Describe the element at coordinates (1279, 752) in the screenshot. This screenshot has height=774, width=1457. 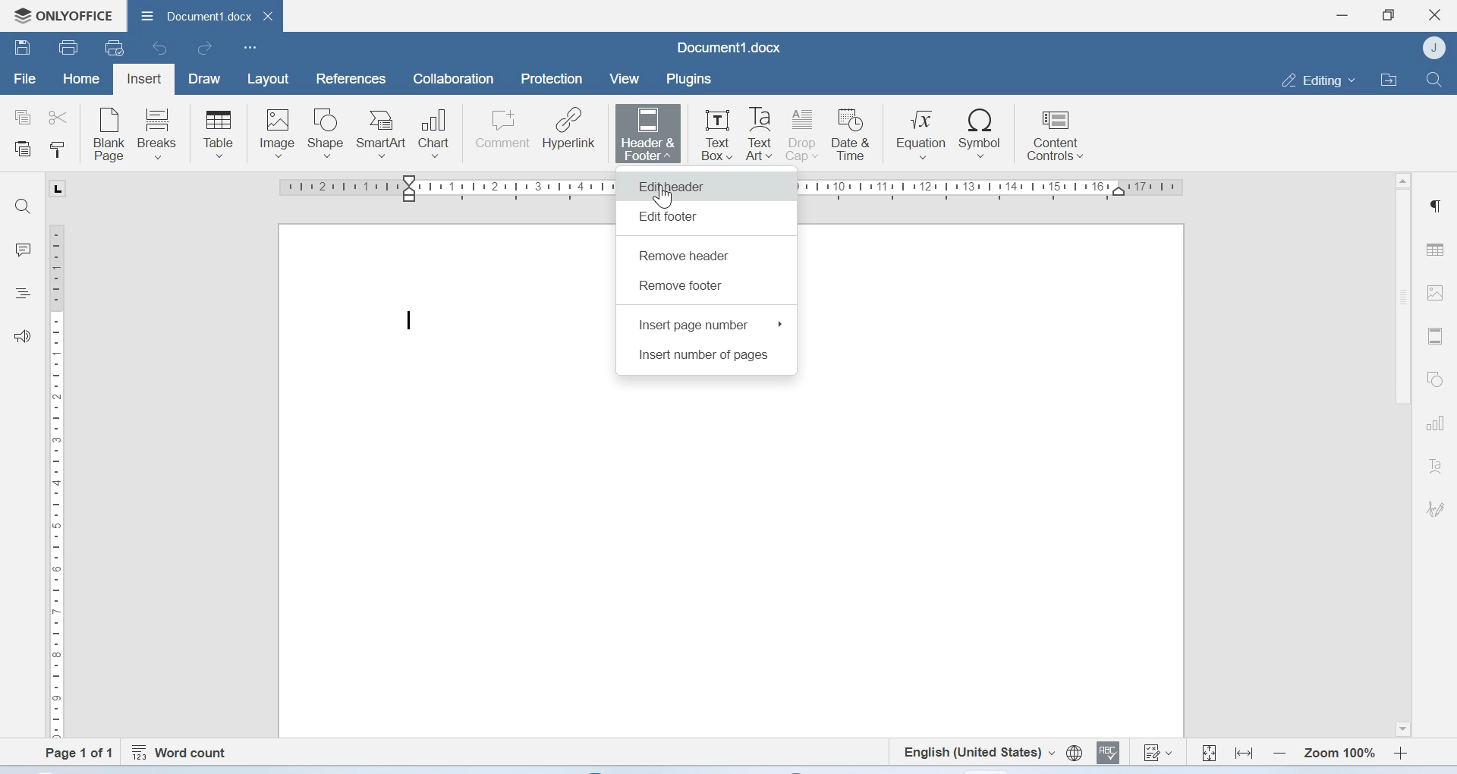
I see `Zoom out` at that location.